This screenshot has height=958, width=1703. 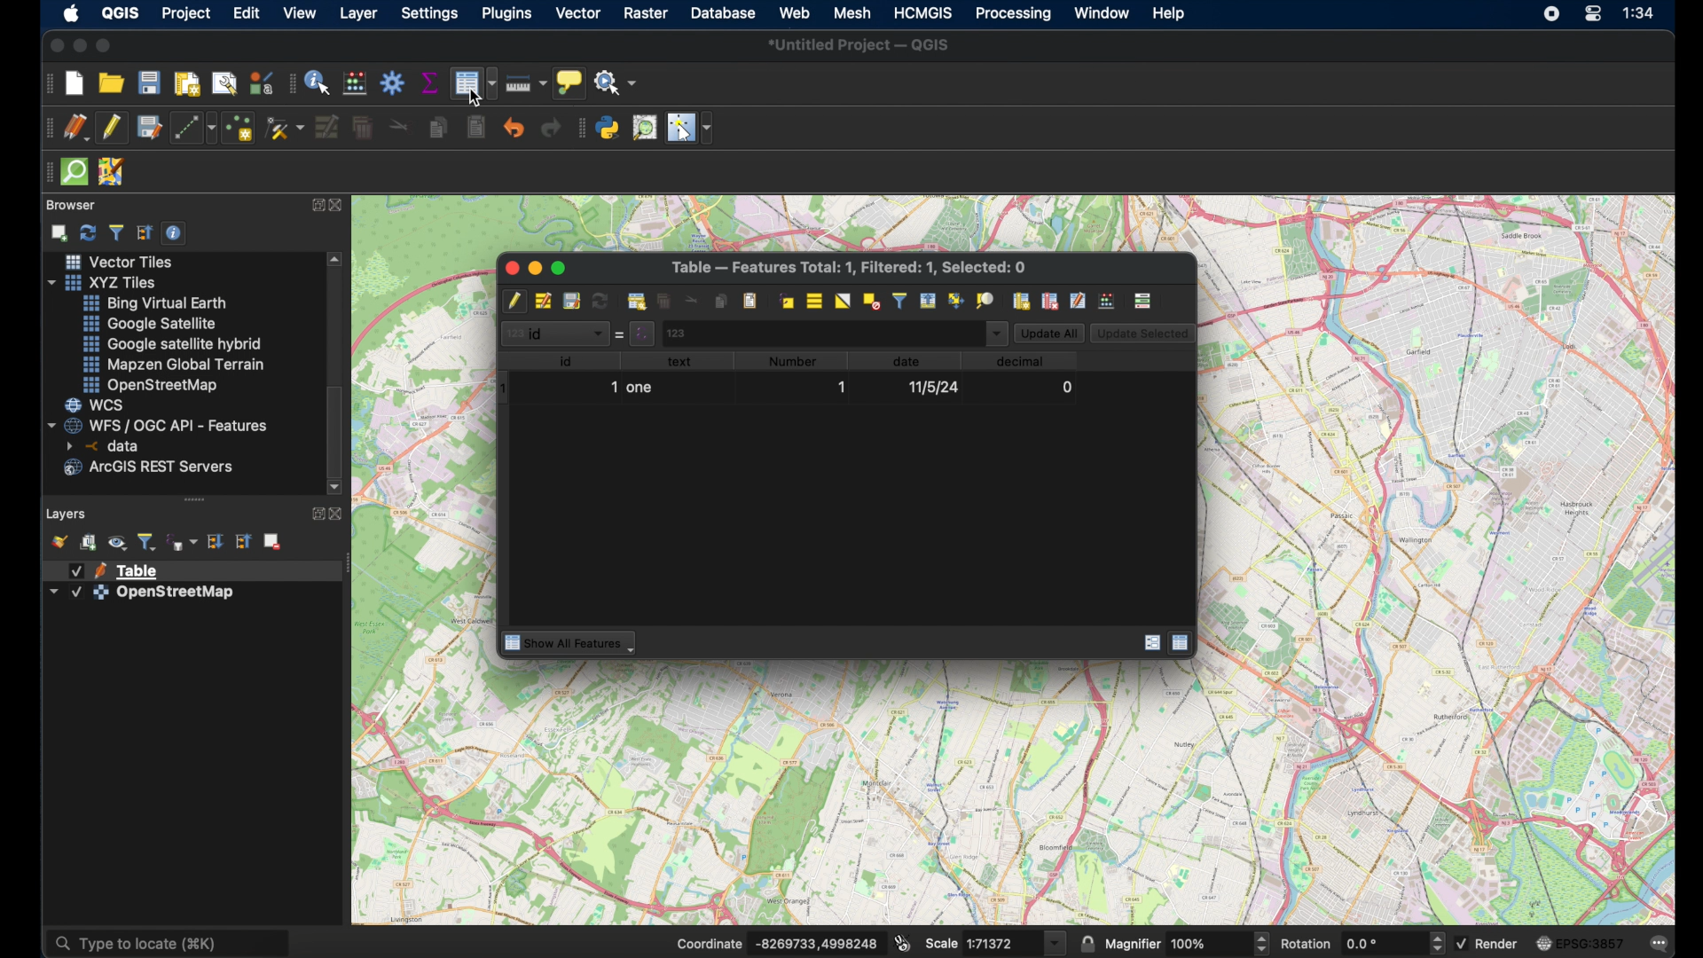 I want to click on vertex tool, so click(x=285, y=127).